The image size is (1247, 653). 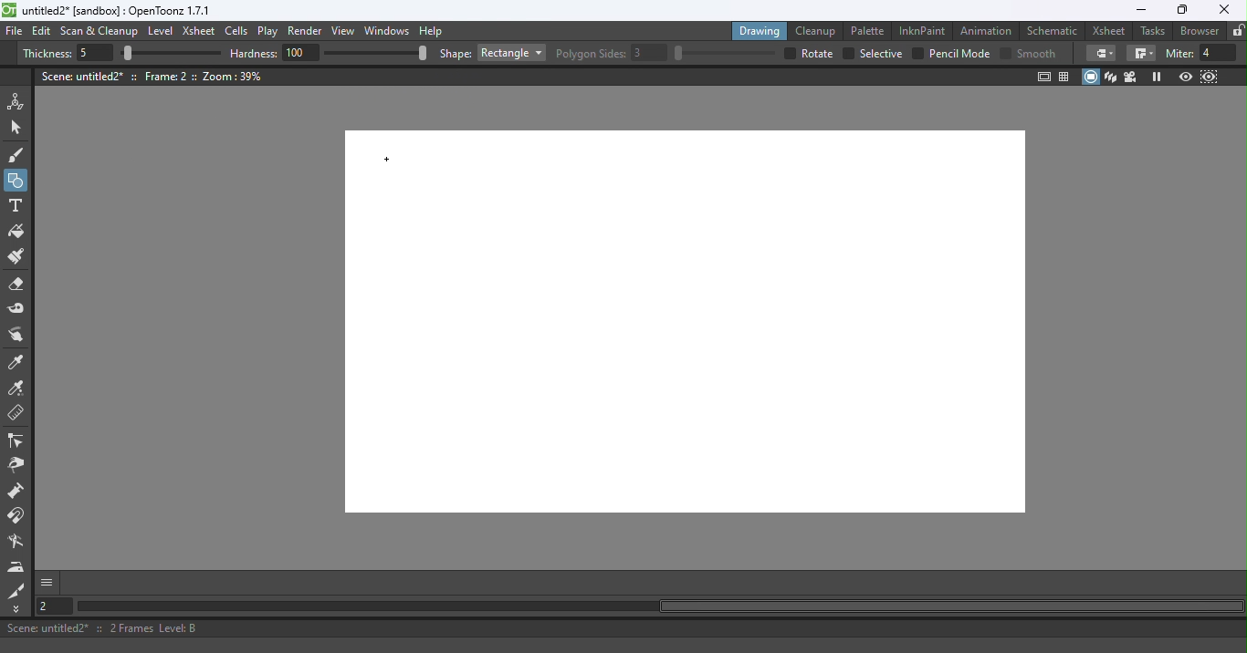 I want to click on View, so click(x=346, y=33).